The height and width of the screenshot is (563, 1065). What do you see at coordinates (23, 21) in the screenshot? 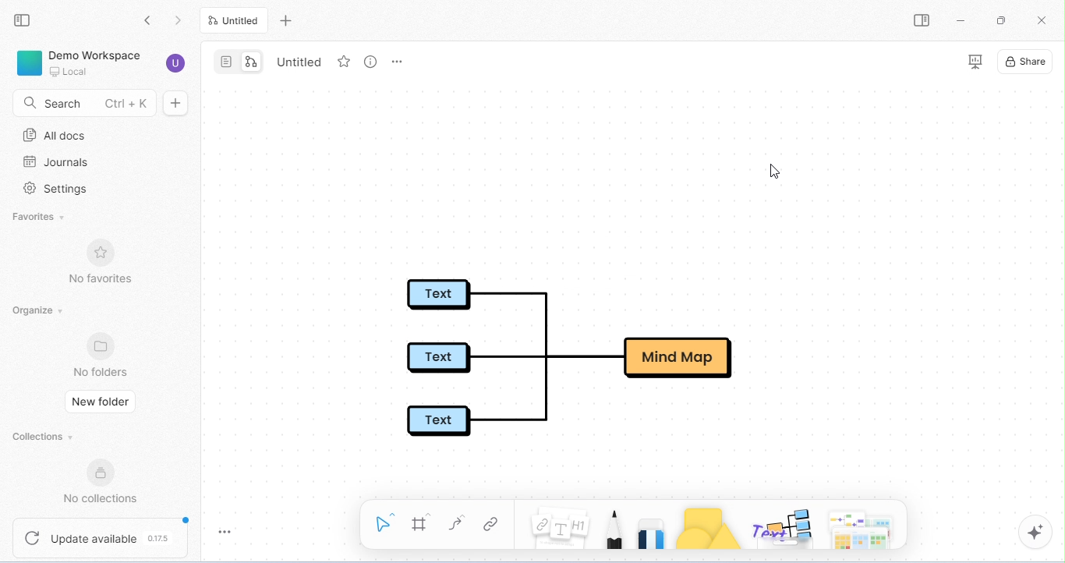
I see `close sidebar` at bounding box center [23, 21].